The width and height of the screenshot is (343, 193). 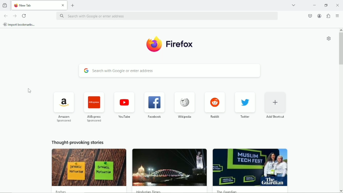 What do you see at coordinates (341, 30) in the screenshot?
I see `scroll up` at bounding box center [341, 30].